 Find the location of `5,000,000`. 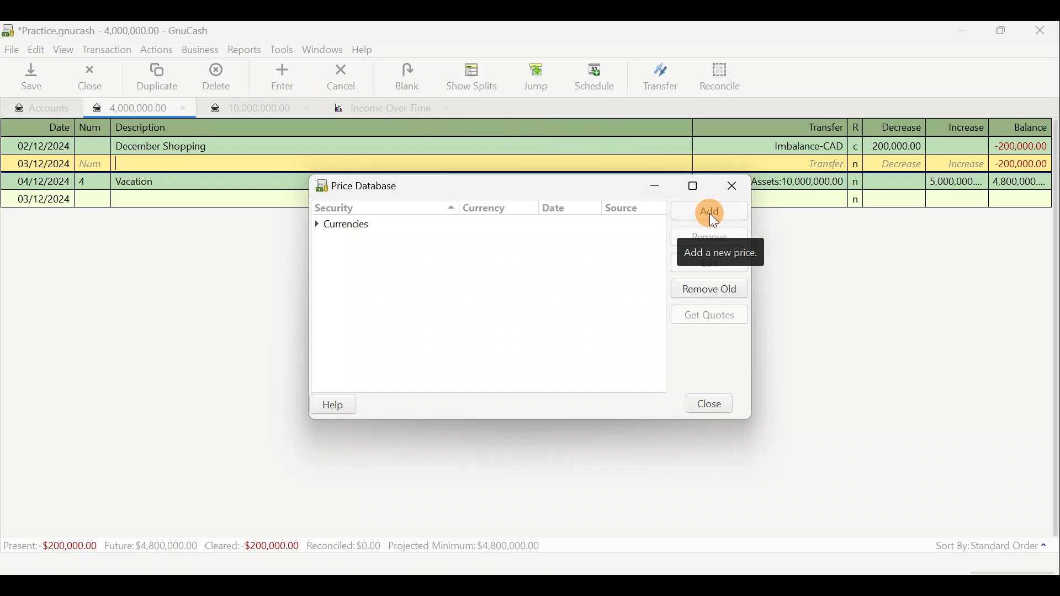

5,000,000 is located at coordinates (956, 183).